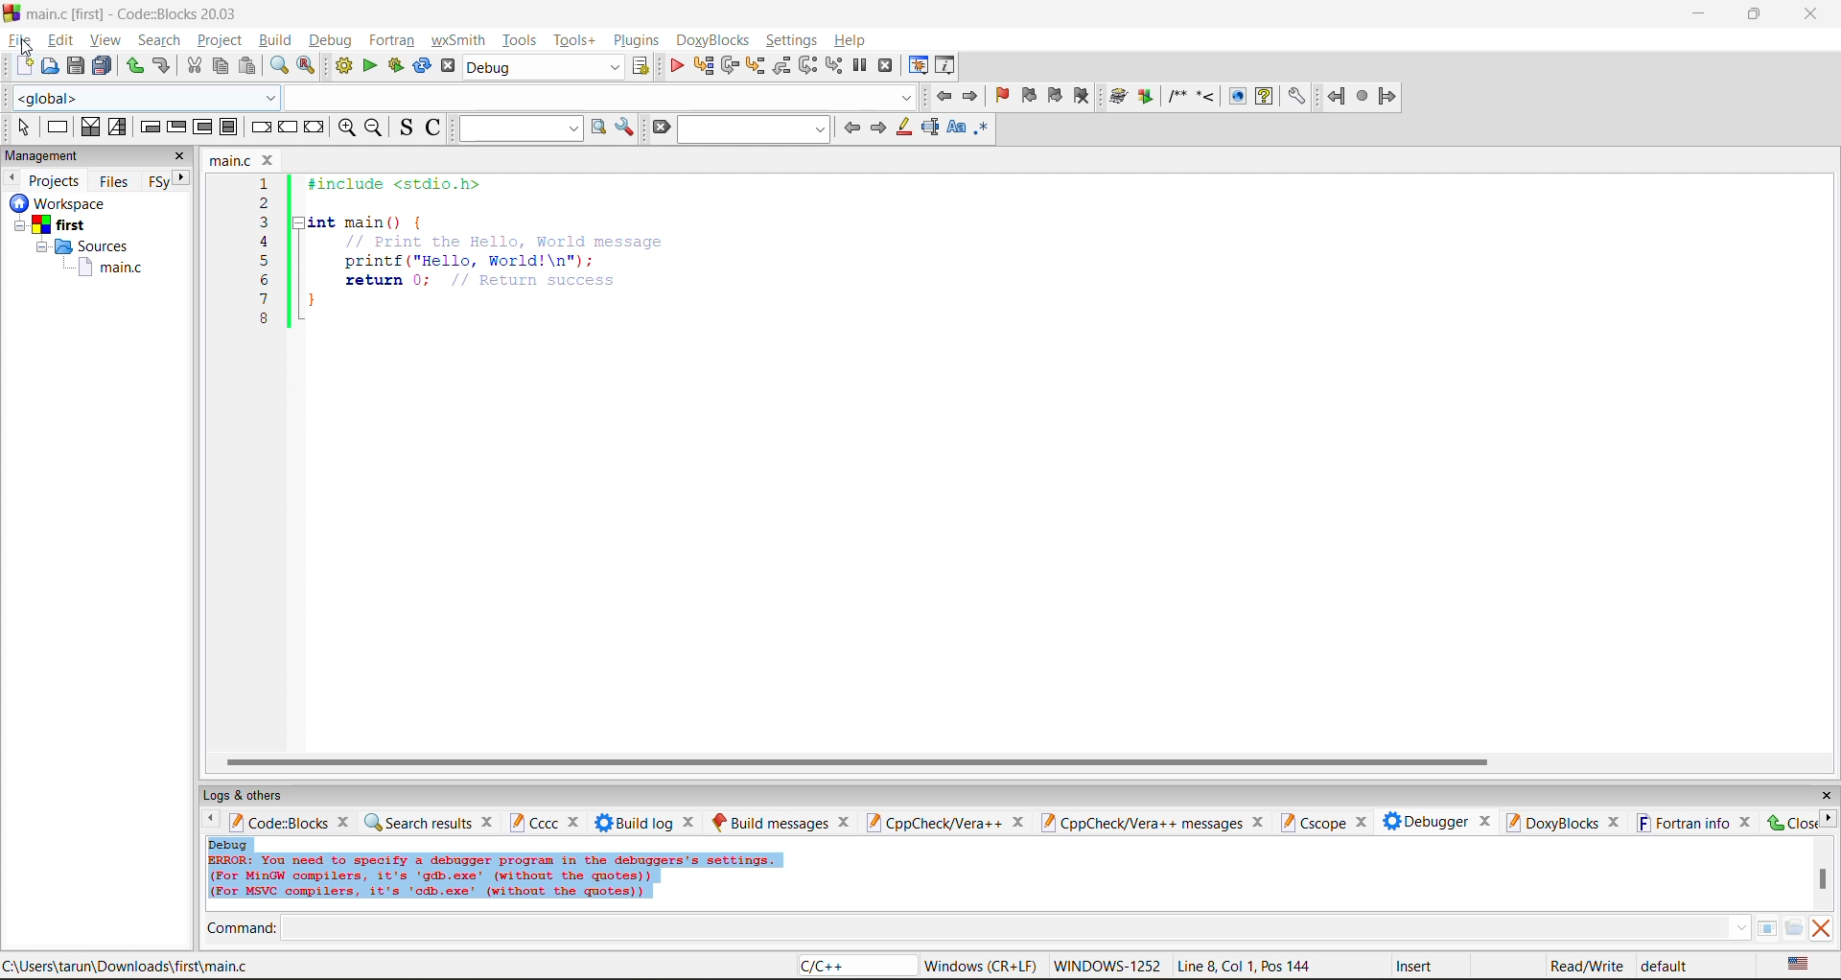 The image size is (1841, 980). What do you see at coordinates (1261, 822) in the screenshot?
I see `close` at bounding box center [1261, 822].